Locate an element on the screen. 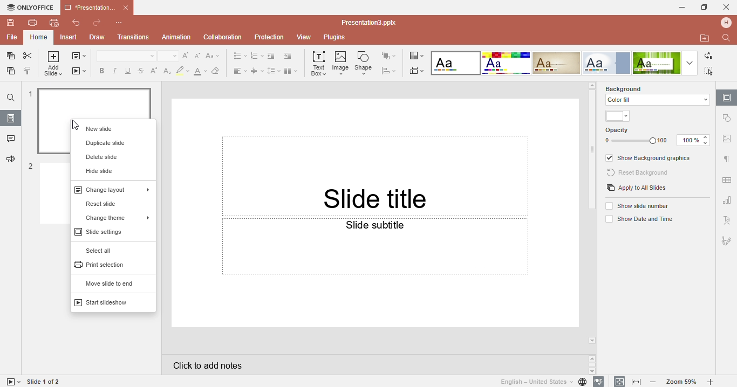 The width and height of the screenshot is (737, 387). color fill is located at coordinates (656, 100).